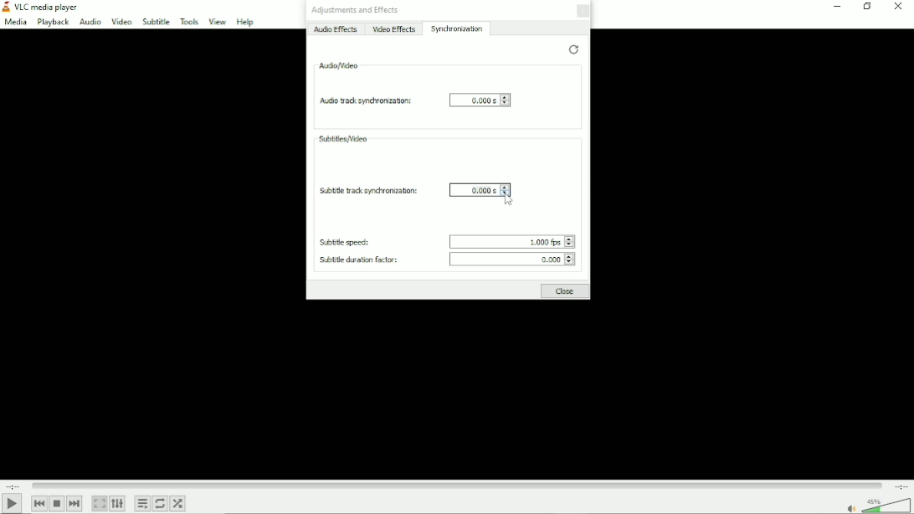 This screenshot has width=914, height=514. What do you see at coordinates (875, 505) in the screenshot?
I see `Volume` at bounding box center [875, 505].